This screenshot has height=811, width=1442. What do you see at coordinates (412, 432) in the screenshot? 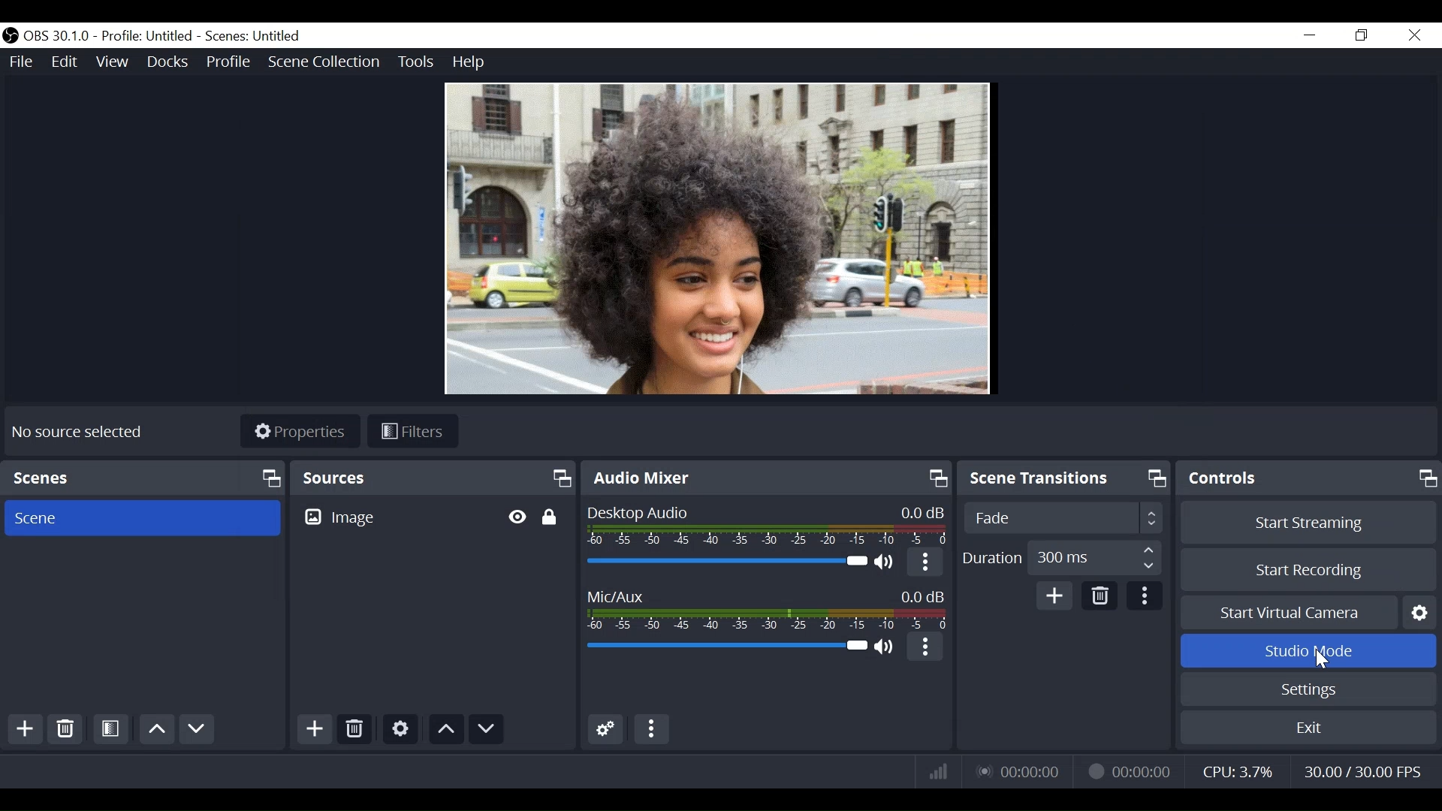
I see `Filters` at bounding box center [412, 432].